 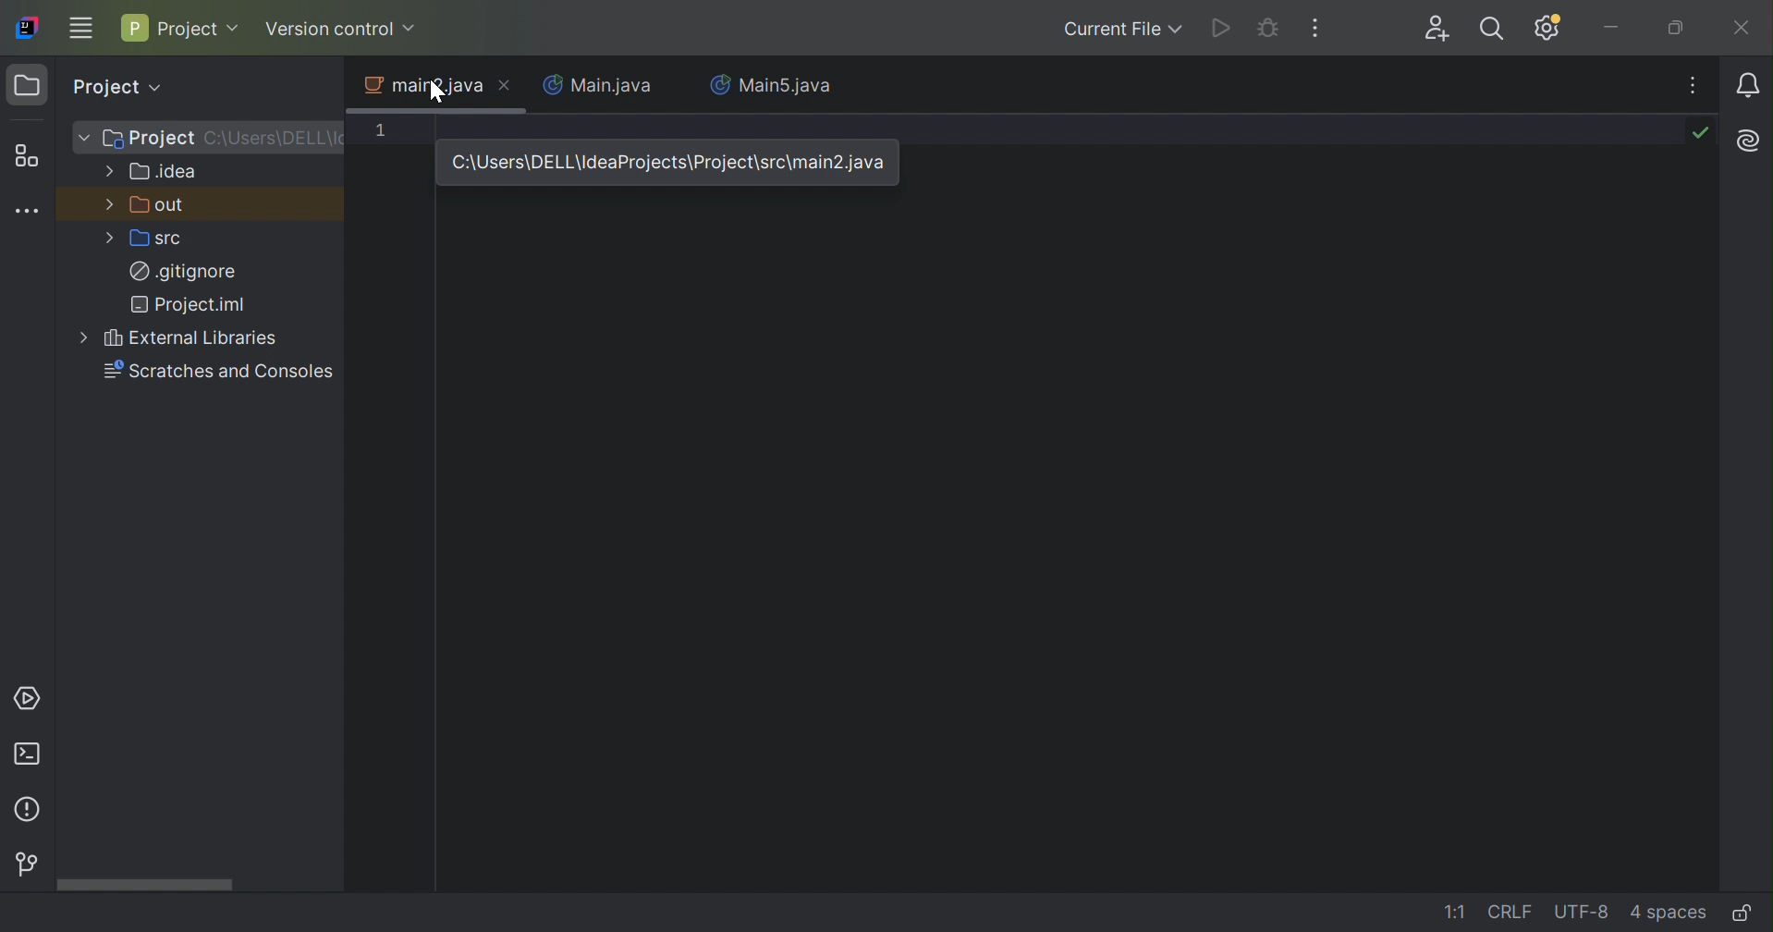 I want to click on AI Assistant, so click(x=1748, y=144).